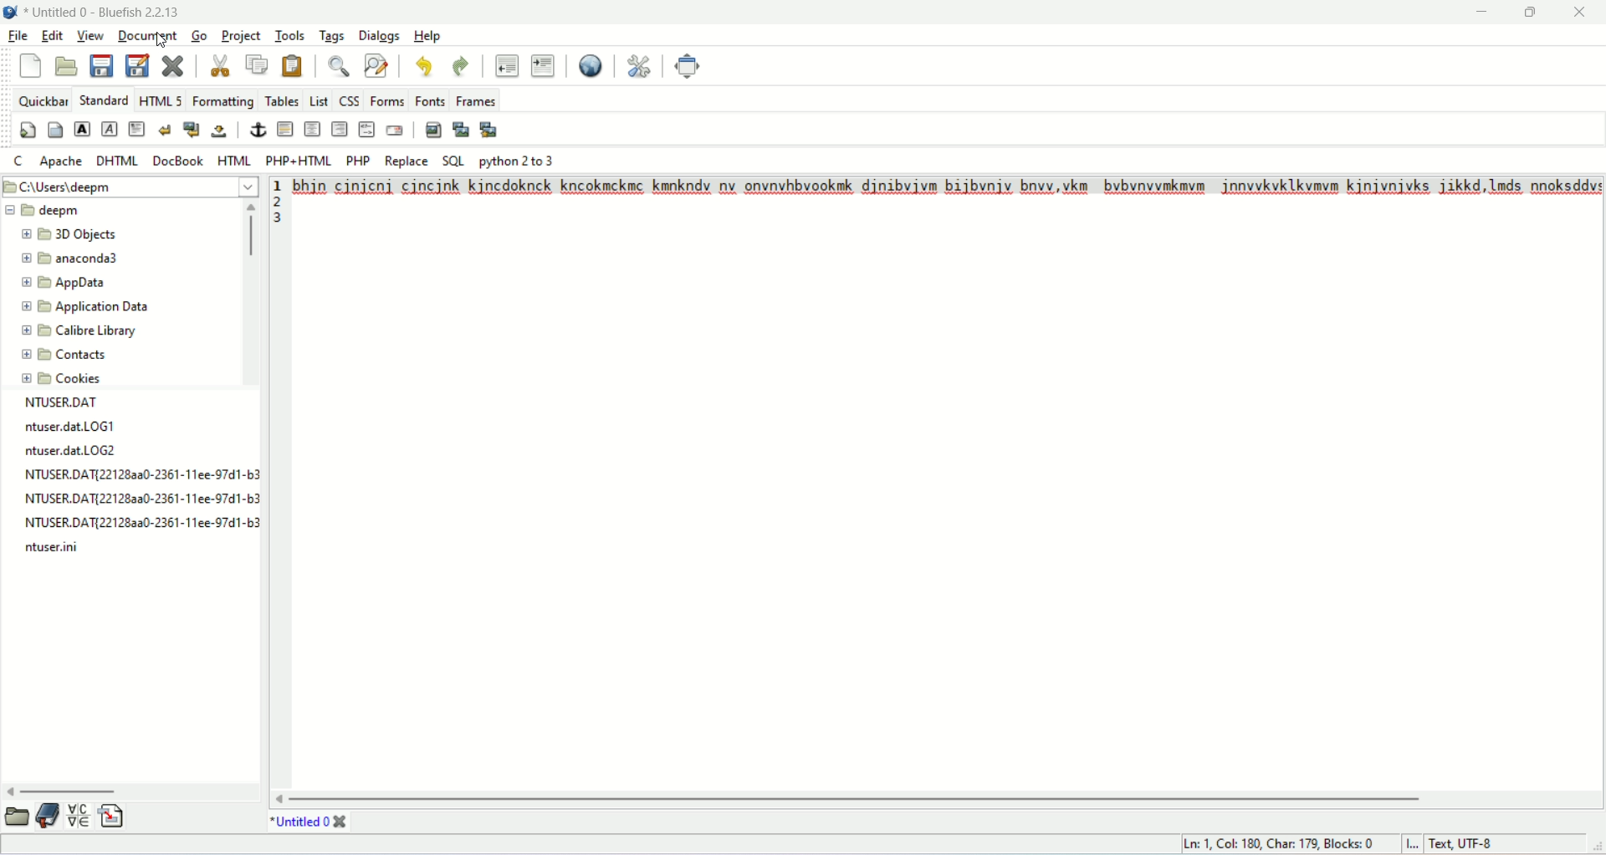  Describe the element at coordinates (168, 130) in the screenshot. I see `break` at that location.